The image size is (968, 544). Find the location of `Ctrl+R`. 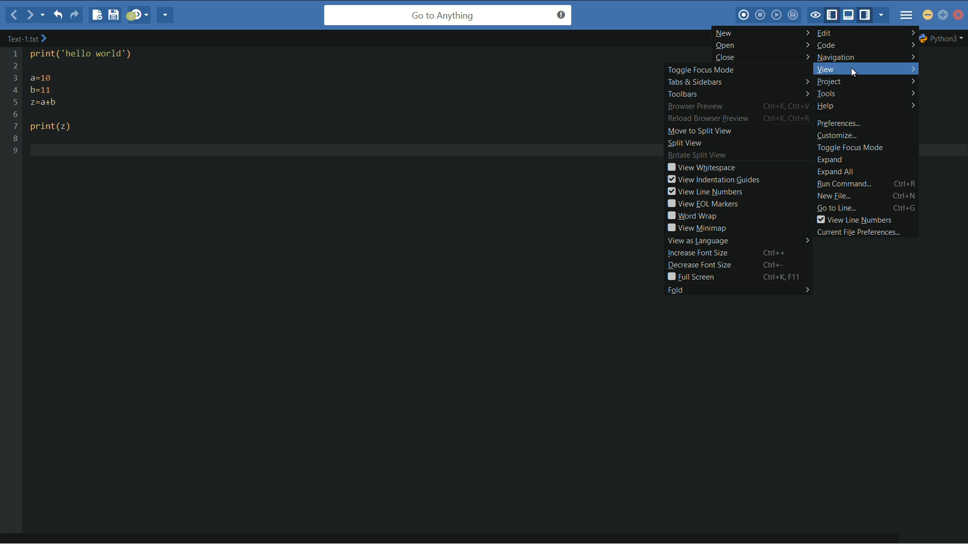

Ctrl+R is located at coordinates (906, 183).